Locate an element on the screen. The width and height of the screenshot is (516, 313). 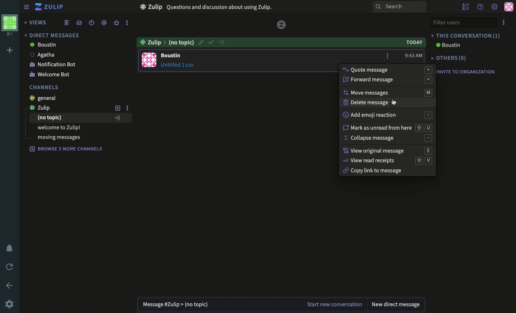
Boustin is located at coordinates (42, 45).